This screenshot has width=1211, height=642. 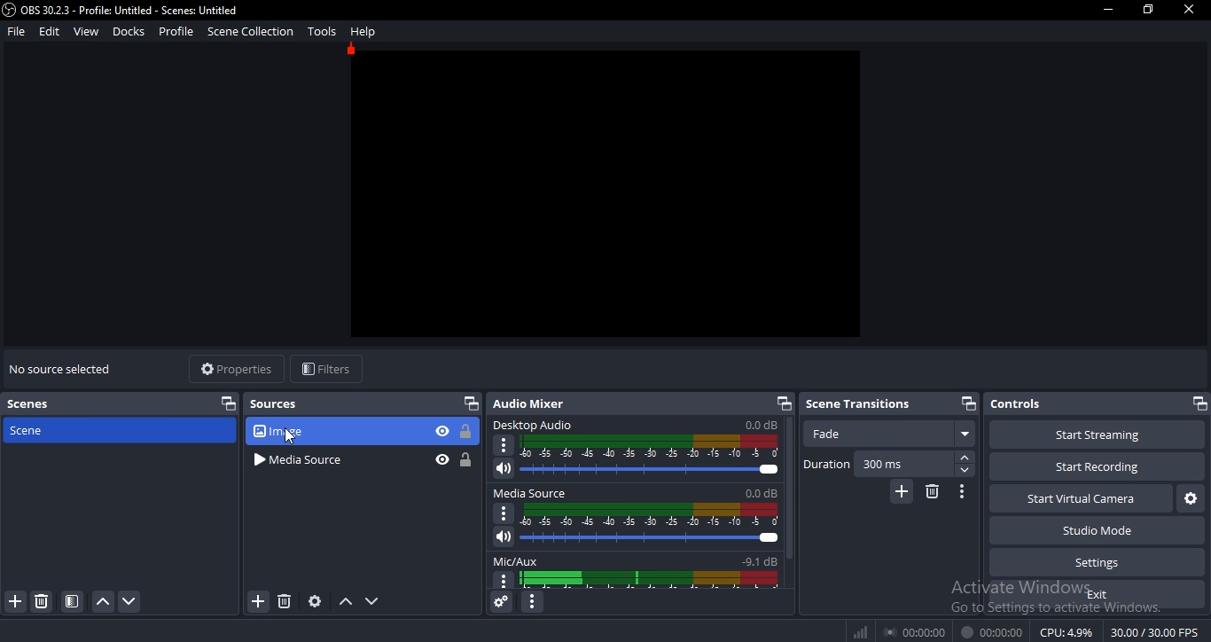 What do you see at coordinates (85, 30) in the screenshot?
I see `view` at bounding box center [85, 30].